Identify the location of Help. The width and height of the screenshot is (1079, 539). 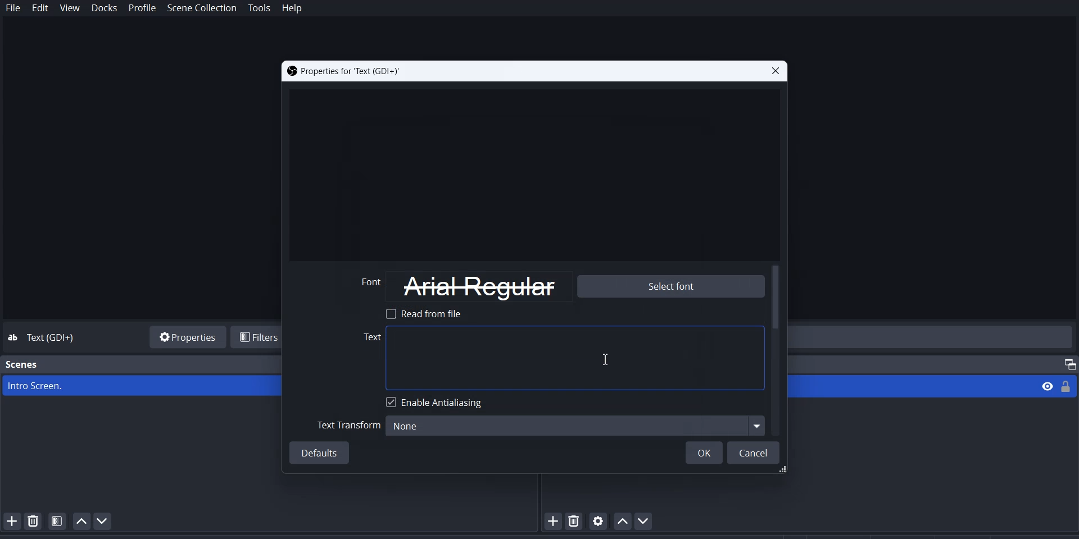
(292, 9).